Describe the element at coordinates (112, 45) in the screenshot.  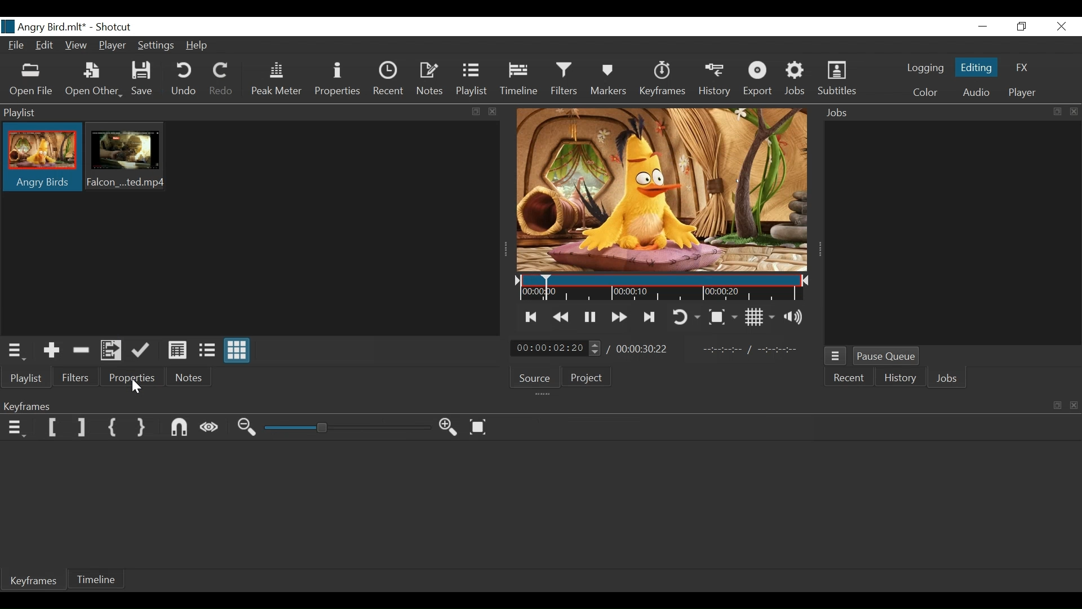
I see `Player` at that location.